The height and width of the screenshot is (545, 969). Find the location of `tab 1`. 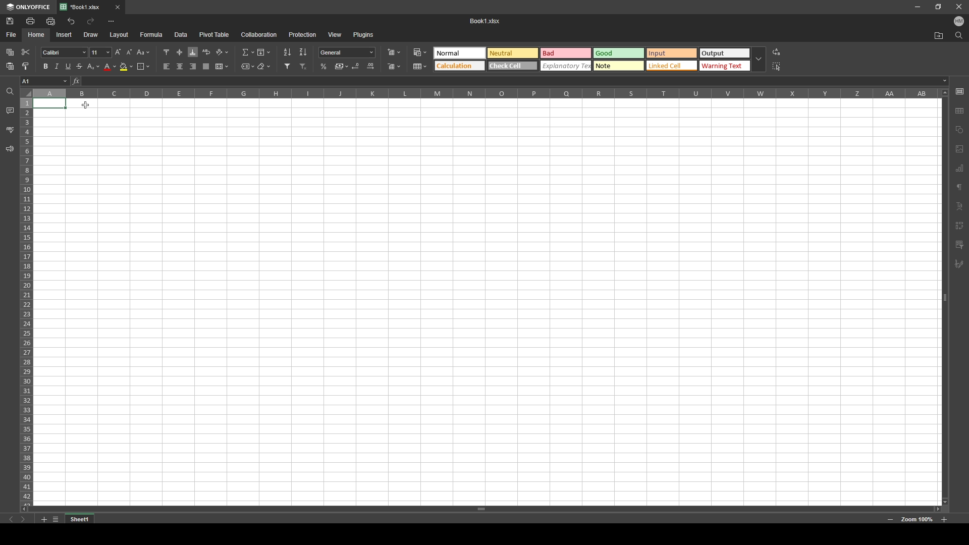

tab 1 is located at coordinates (84, 7).